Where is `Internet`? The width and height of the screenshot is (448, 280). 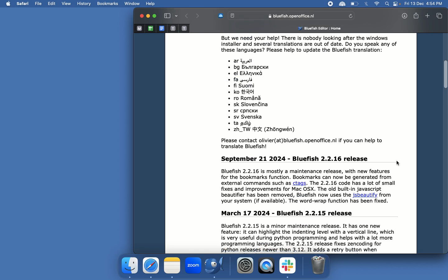
Internet is located at coordinates (377, 3).